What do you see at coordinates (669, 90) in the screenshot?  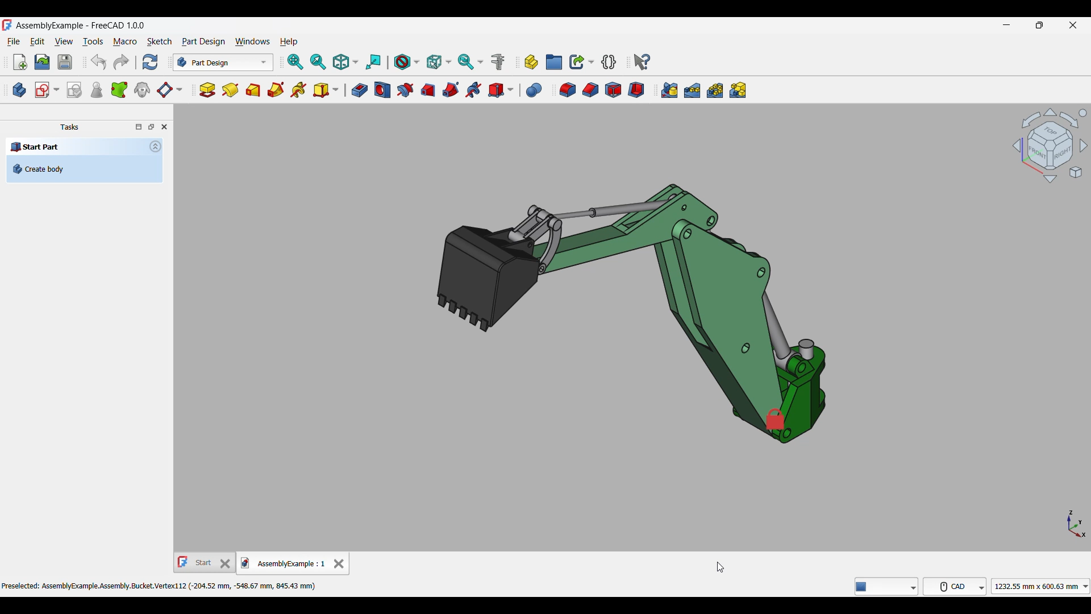 I see `Mirrored` at bounding box center [669, 90].